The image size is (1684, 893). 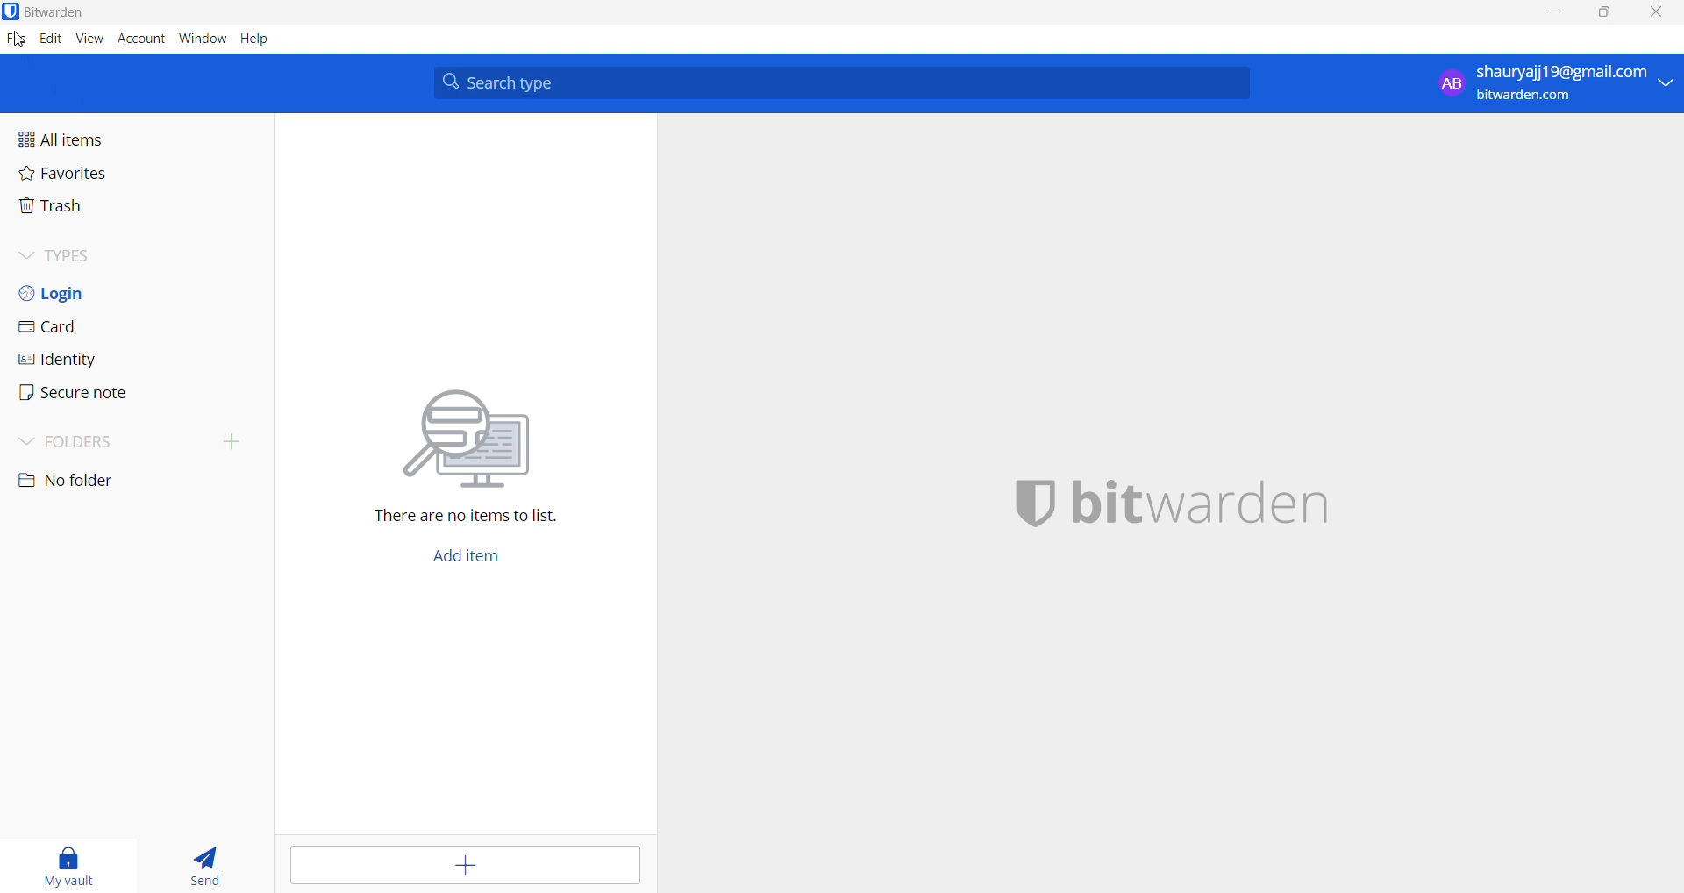 I want to click on account, so click(x=140, y=39).